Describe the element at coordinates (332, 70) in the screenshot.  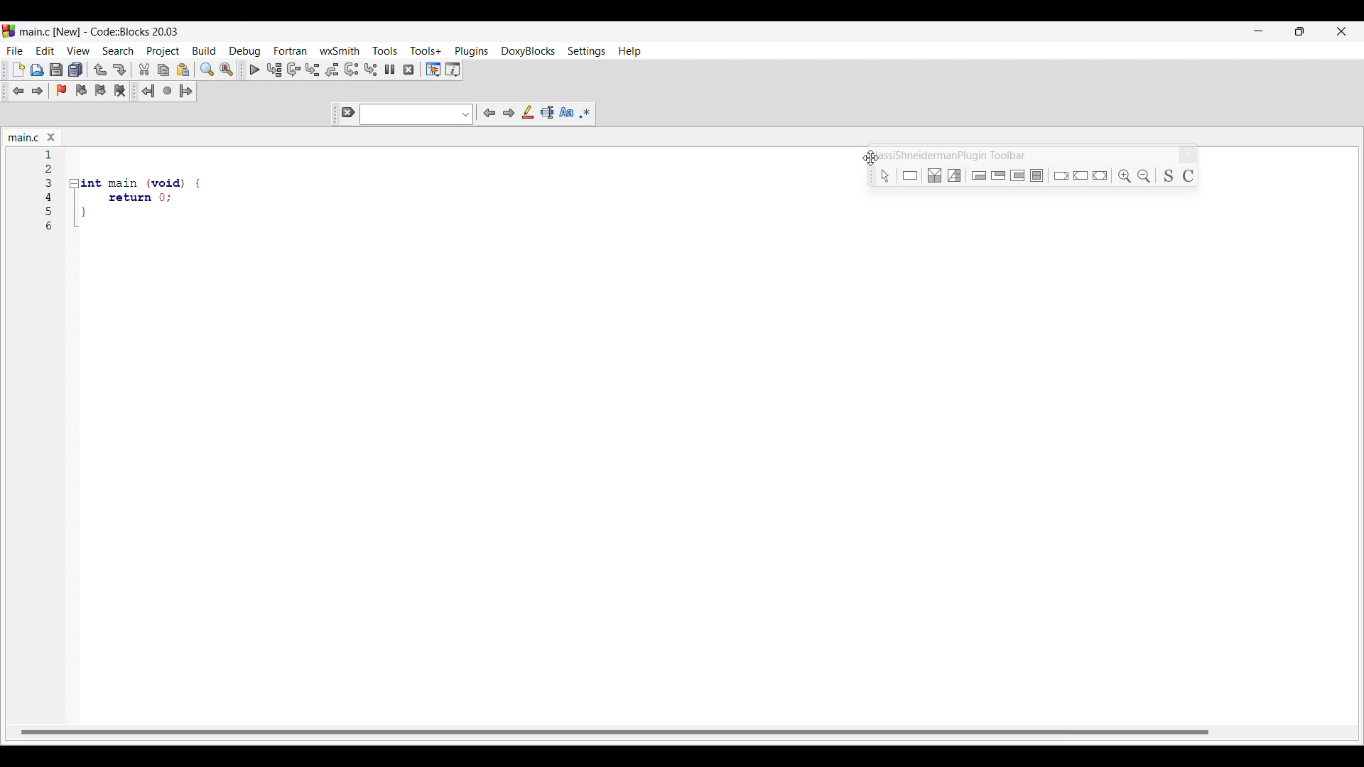
I see `Step out` at that location.